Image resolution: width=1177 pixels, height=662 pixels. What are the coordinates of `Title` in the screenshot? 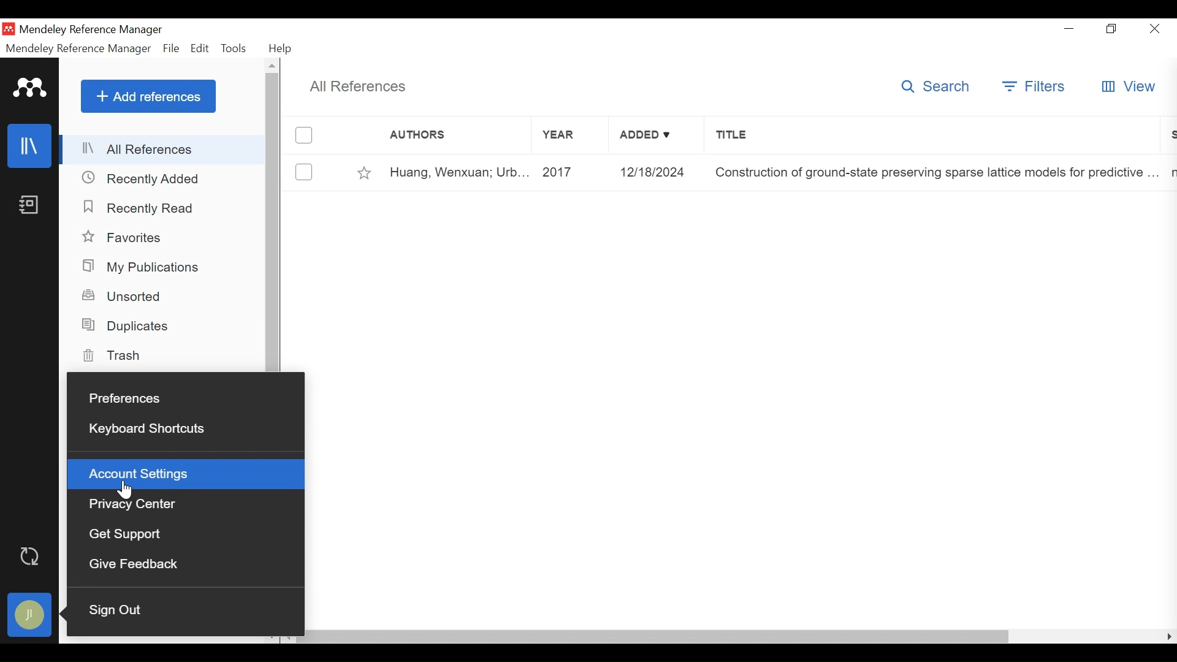 It's located at (932, 139).